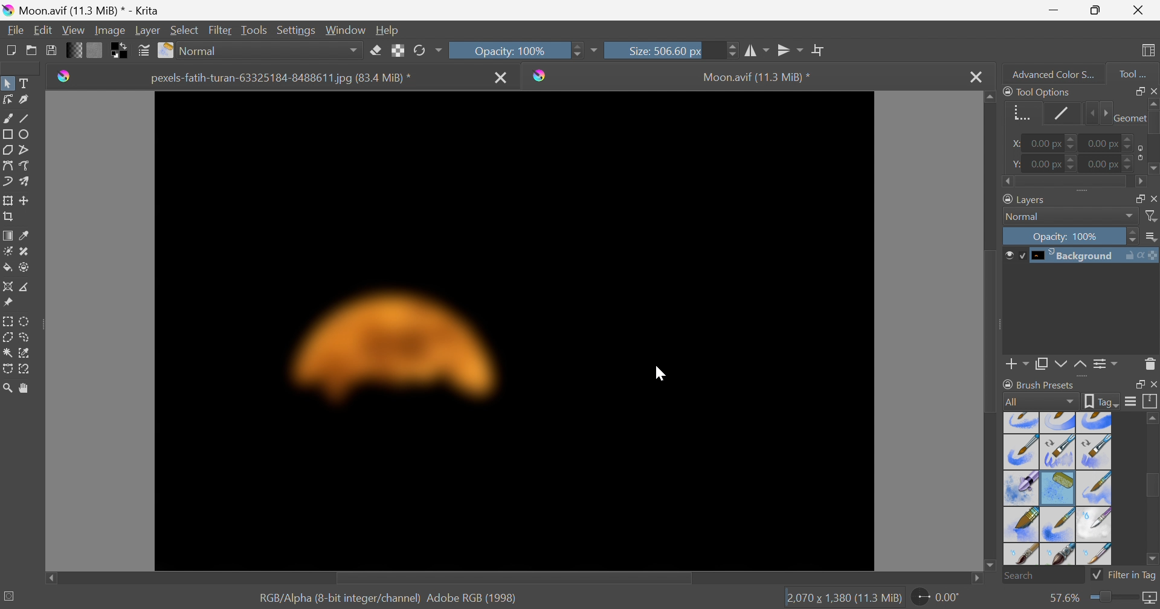 This screenshot has width=1160, height=609. Describe the element at coordinates (142, 49) in the screenshot. I see `Edit brush settings` at that location.